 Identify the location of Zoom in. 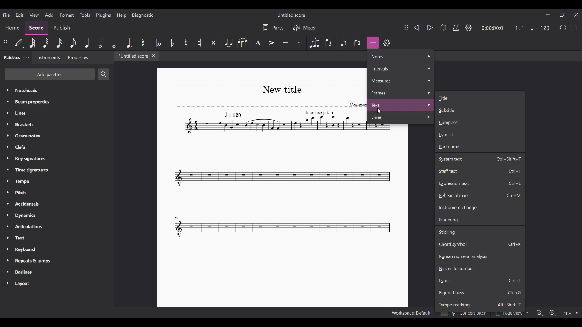
(552, 313).